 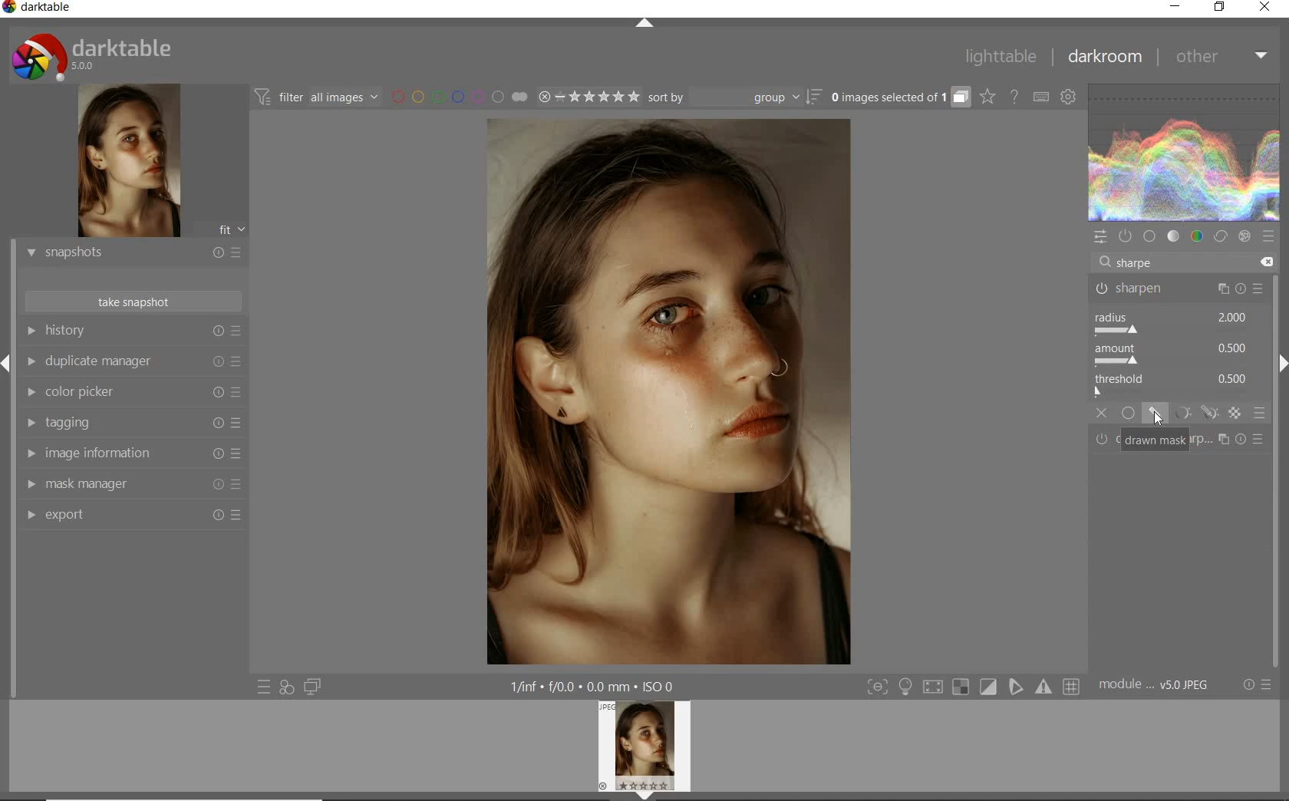 I want to click on filter by image color, so click(x=459, y=98).